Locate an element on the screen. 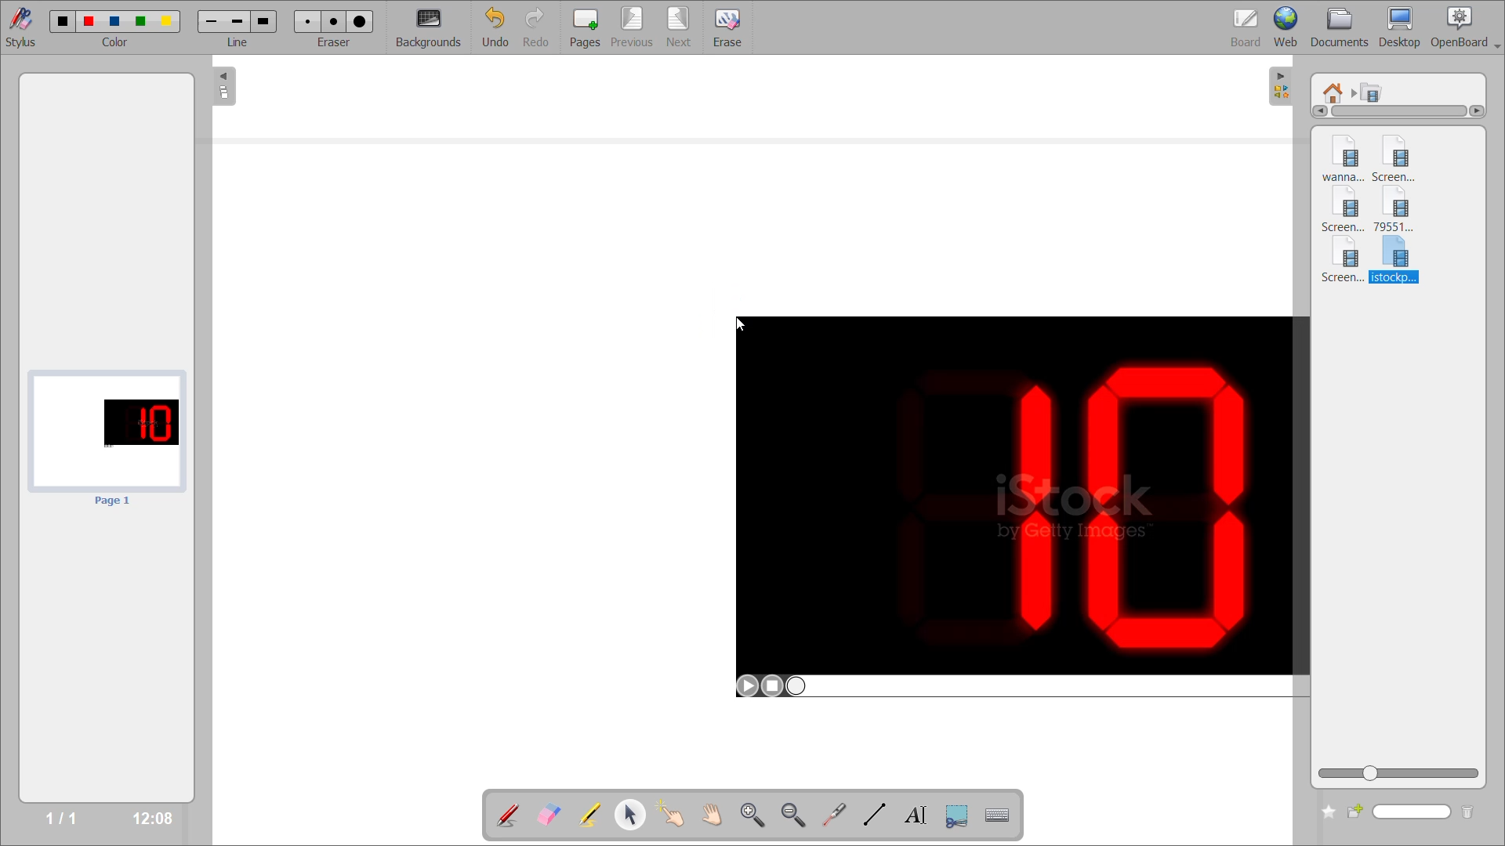 The width and height of the screenshot is (1505, 846). eraser  is located at coordinates (339, 44).